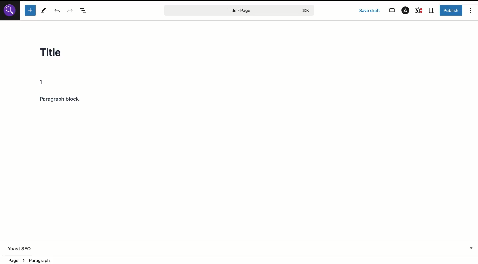 Image resolution: width=478 pixels, height=264 pixels. I want to click on Tools, so click(44, 10).